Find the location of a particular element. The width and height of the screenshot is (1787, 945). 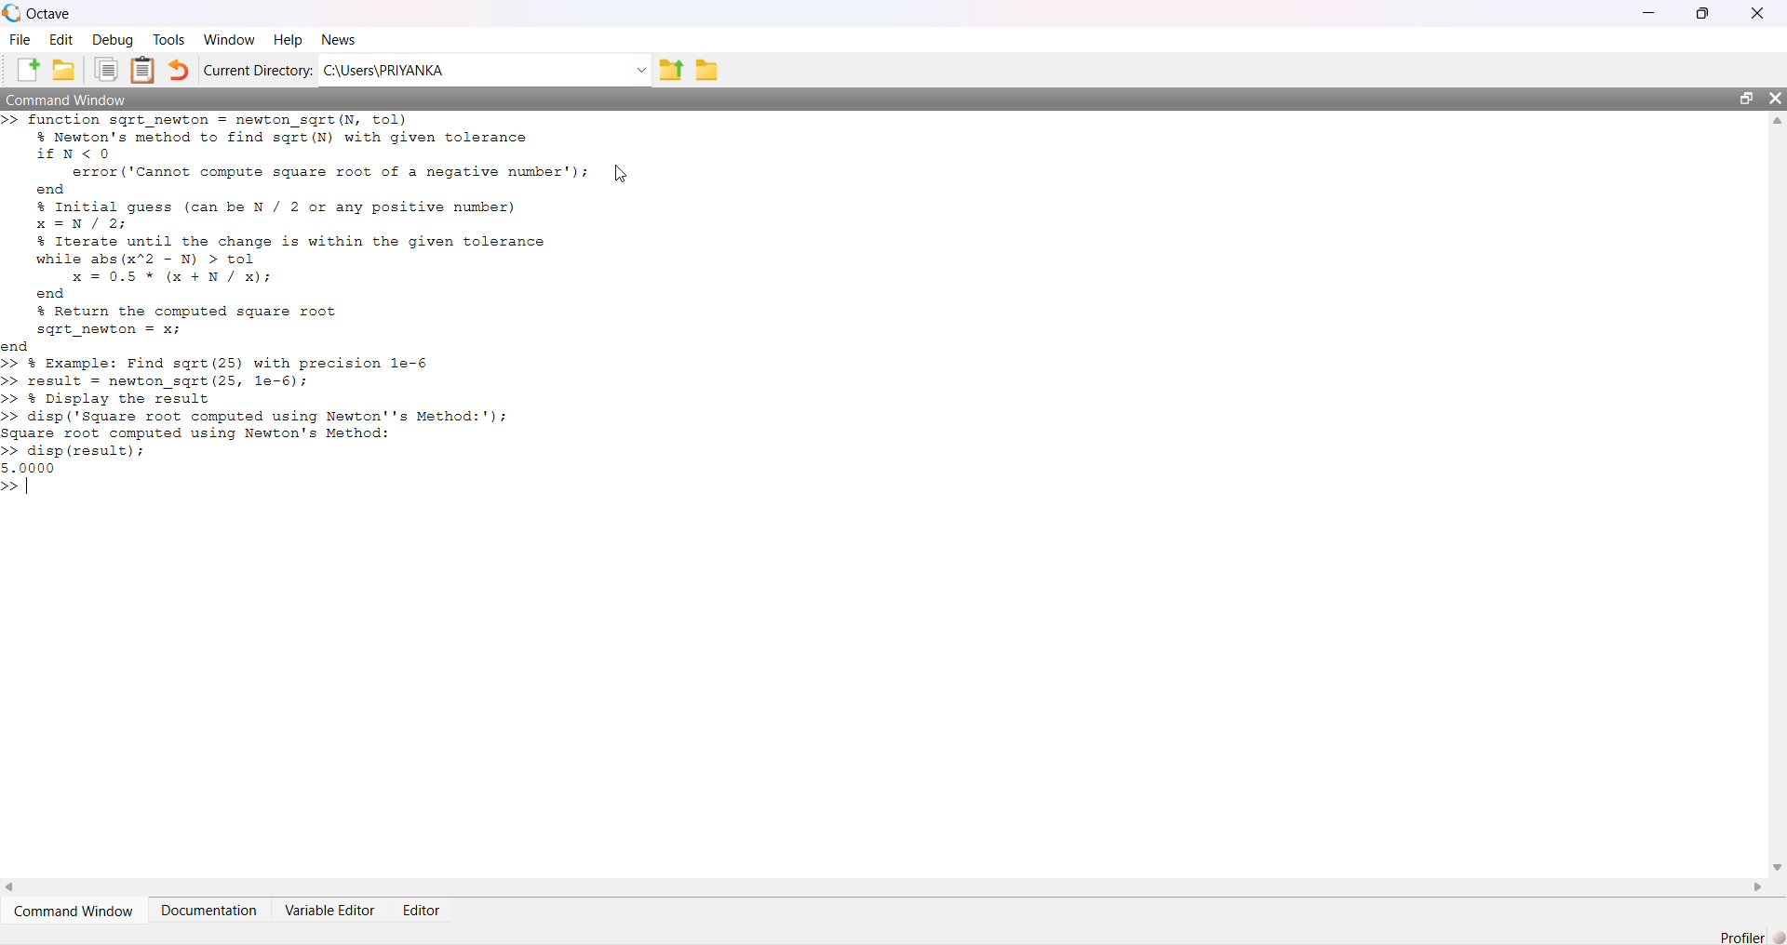

Dropdown is located at coordinates (638, 69).